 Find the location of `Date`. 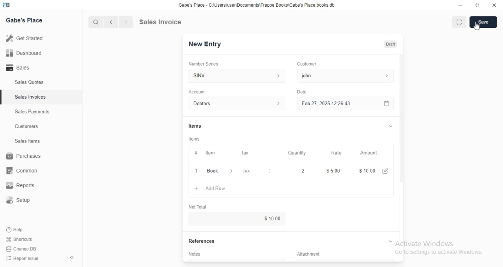

Date is located at coordinates (303, 91).